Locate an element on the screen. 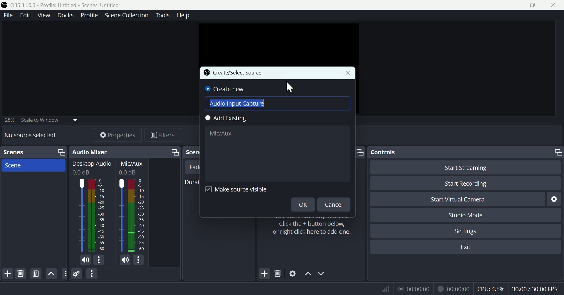  Audio mixer is located at coordinates (124, 152).